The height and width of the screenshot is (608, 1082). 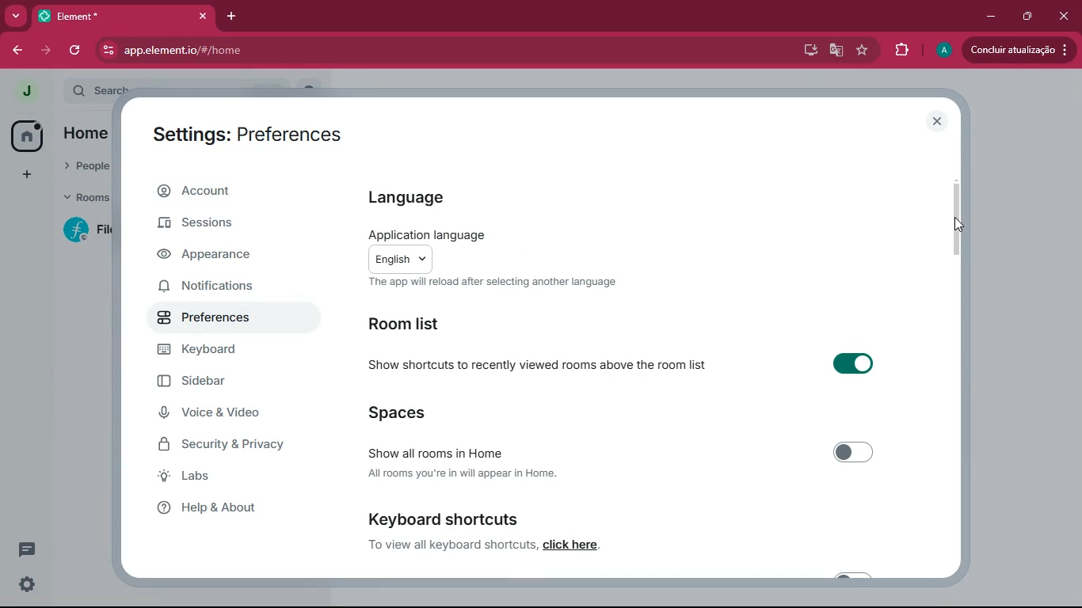 What do you see at coordinates (82, 168) in the screenshot?
I see `people` at bounding box center [82, 168].